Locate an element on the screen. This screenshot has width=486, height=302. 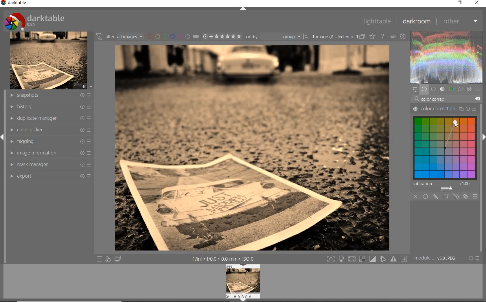
quick access to preset is located at coordinates (100, 258).